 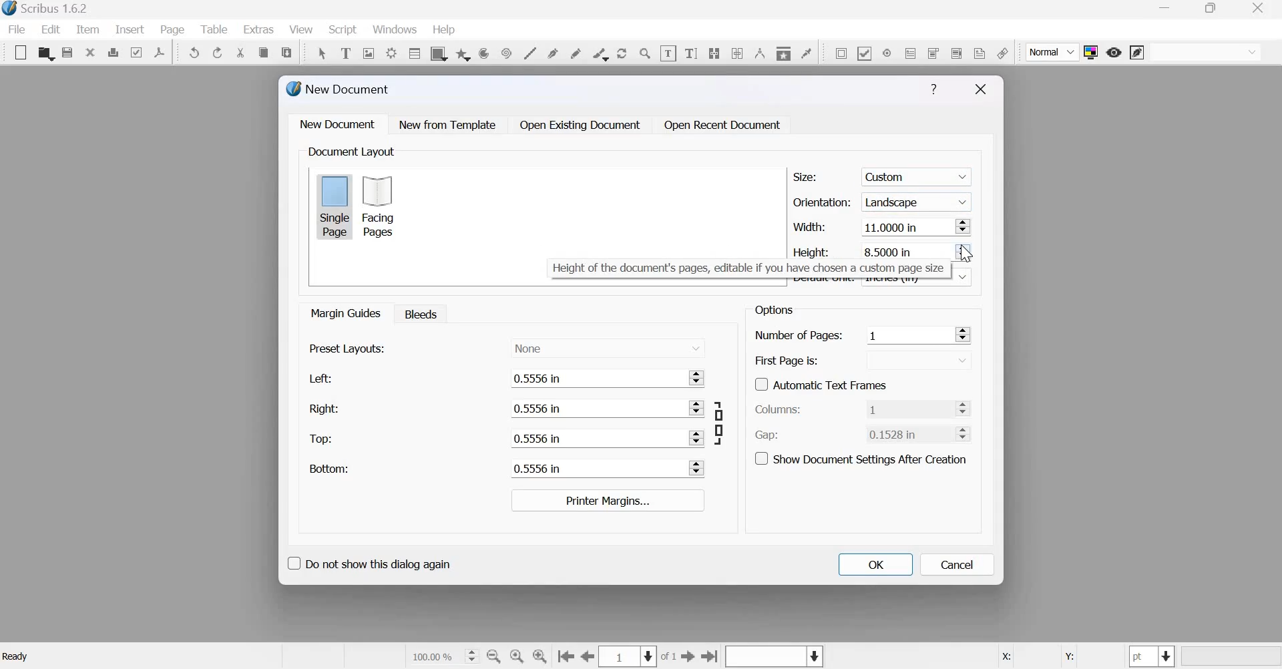 What do you see at coordinates (779, 410) in the screenshot?
I see `Columns:` at bounding box center [779, 410].